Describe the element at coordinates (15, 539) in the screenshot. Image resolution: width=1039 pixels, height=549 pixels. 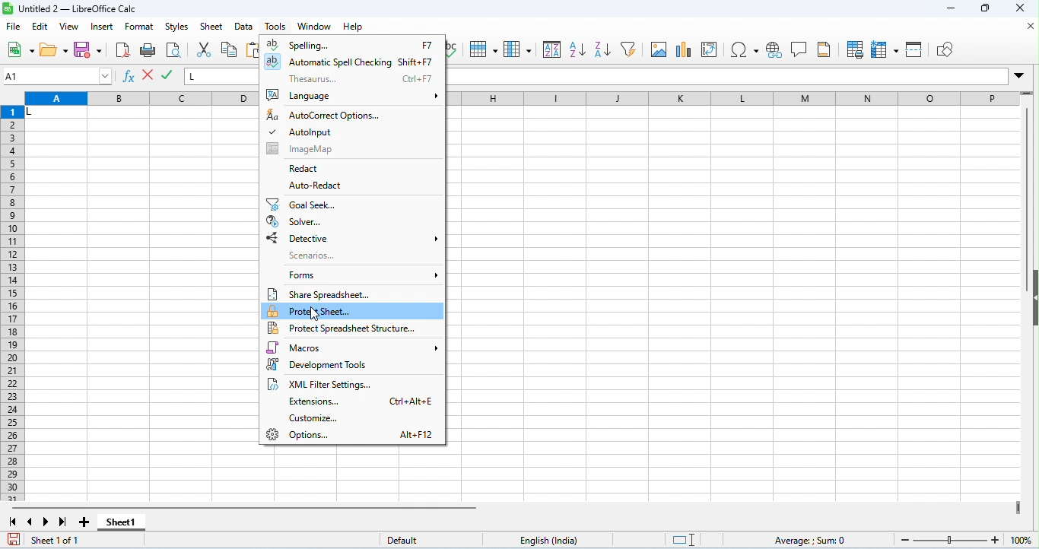
I see `save` at that location.